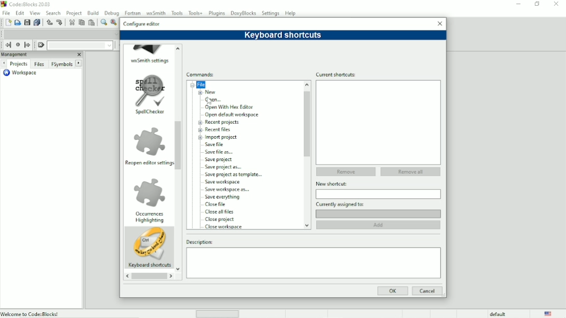  I want to click on Last jump, so click(17, 45).